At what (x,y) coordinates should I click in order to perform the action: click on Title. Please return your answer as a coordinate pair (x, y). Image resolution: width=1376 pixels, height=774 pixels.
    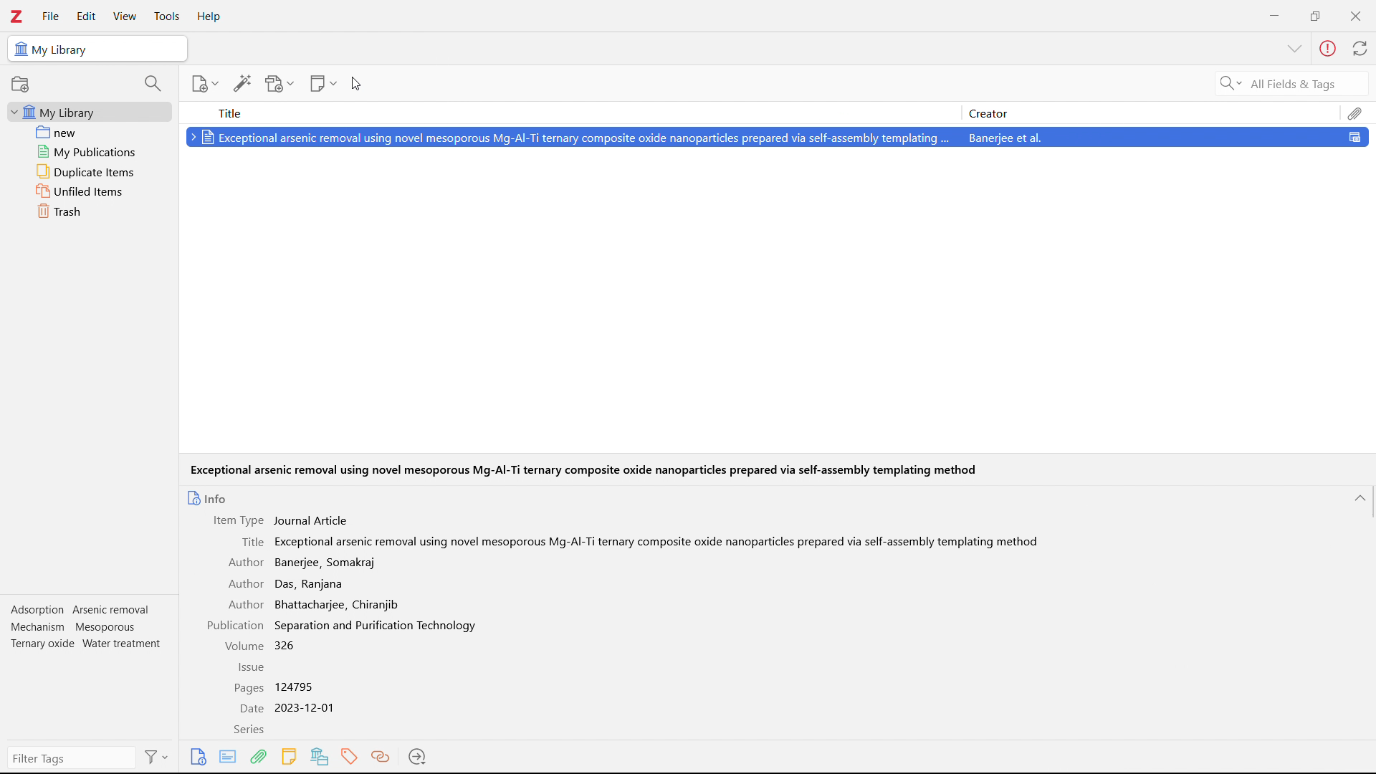
    Looking at the image, I should click on (251, 541).